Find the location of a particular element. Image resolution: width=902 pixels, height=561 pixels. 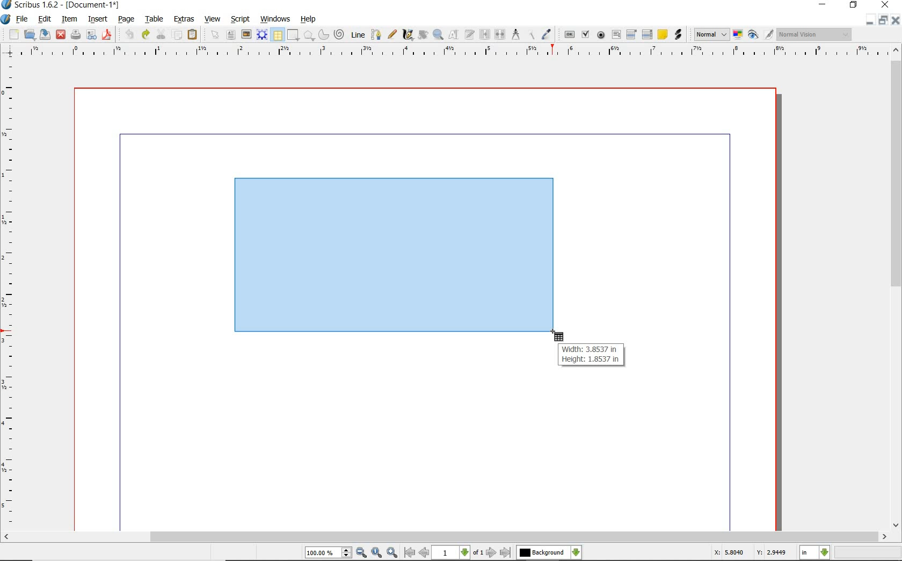

zoom out is located at coordinates (361, 553).